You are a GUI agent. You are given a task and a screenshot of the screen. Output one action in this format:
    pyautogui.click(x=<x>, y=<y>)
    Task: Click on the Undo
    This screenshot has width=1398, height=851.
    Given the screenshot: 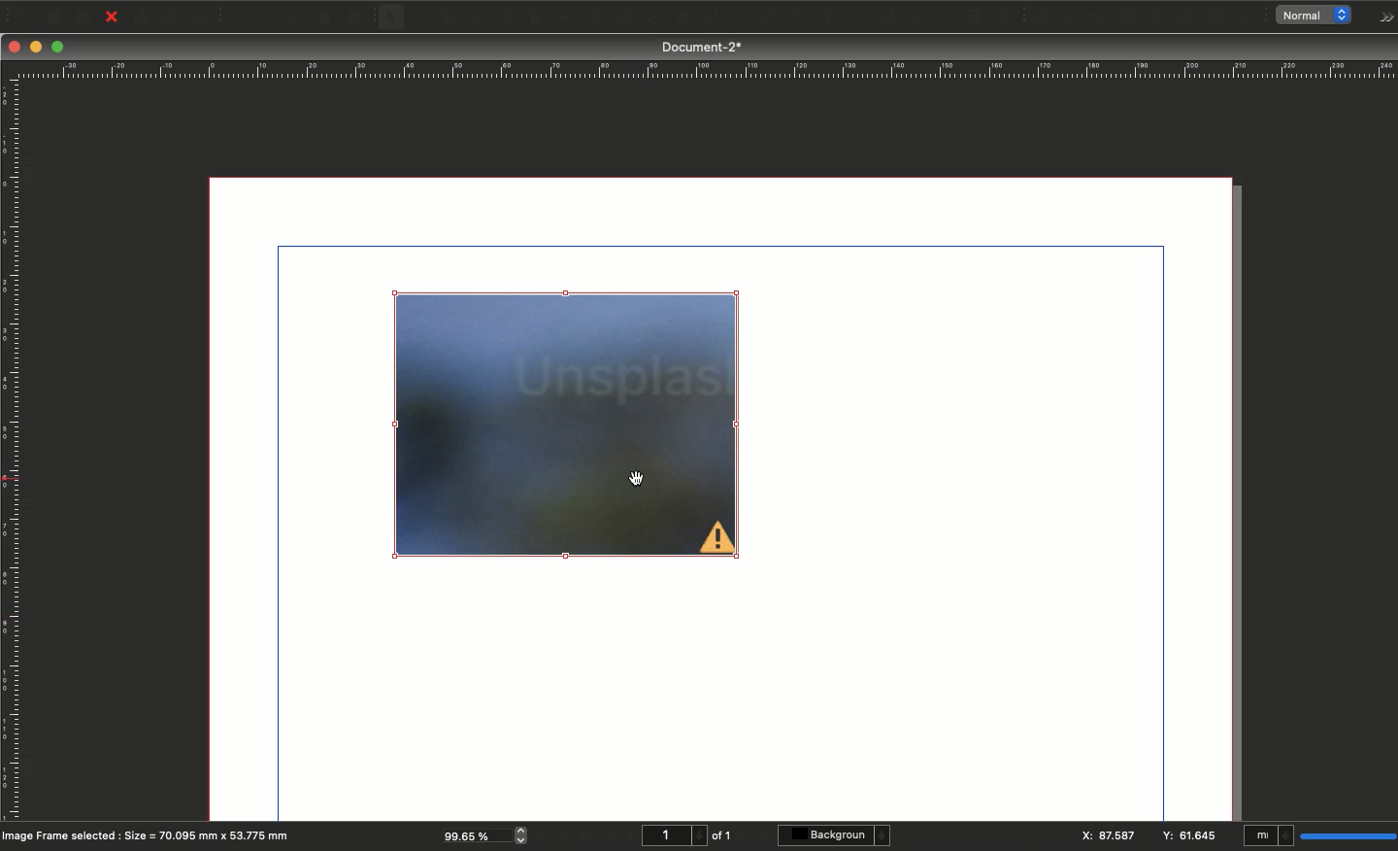 What is the action you would take?
    pyautogui.click(x=237, y=17)
    